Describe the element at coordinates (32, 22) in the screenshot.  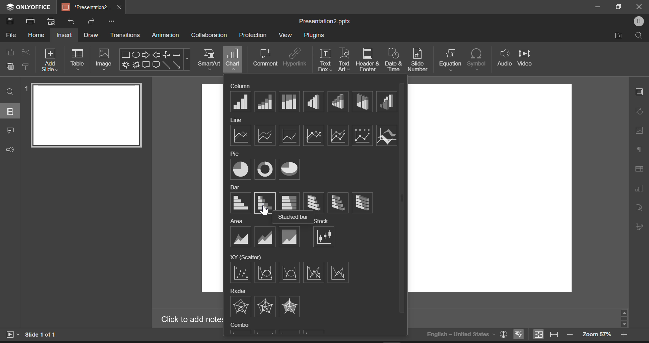
I see `Print` at that location.